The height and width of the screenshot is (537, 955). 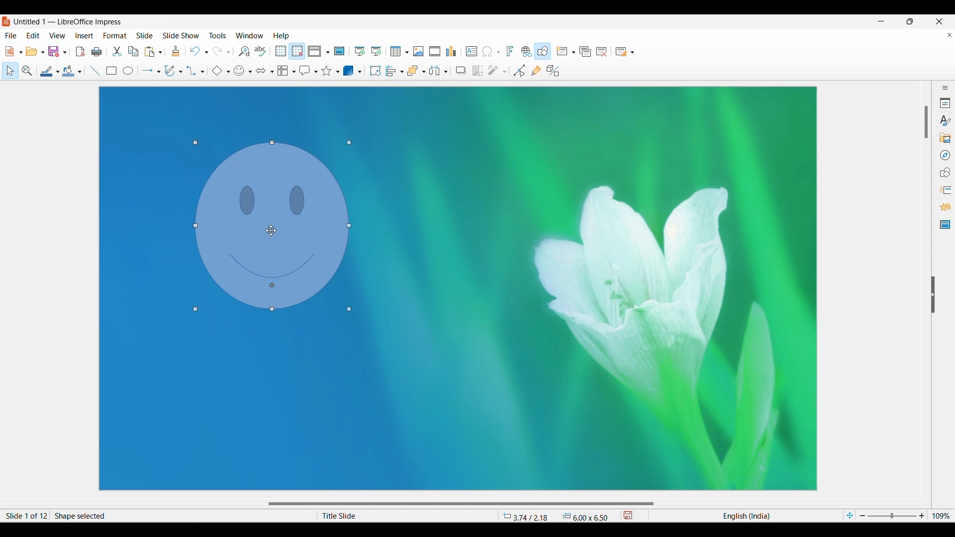 I want to click on Spell check, so click(x=260, y=51).